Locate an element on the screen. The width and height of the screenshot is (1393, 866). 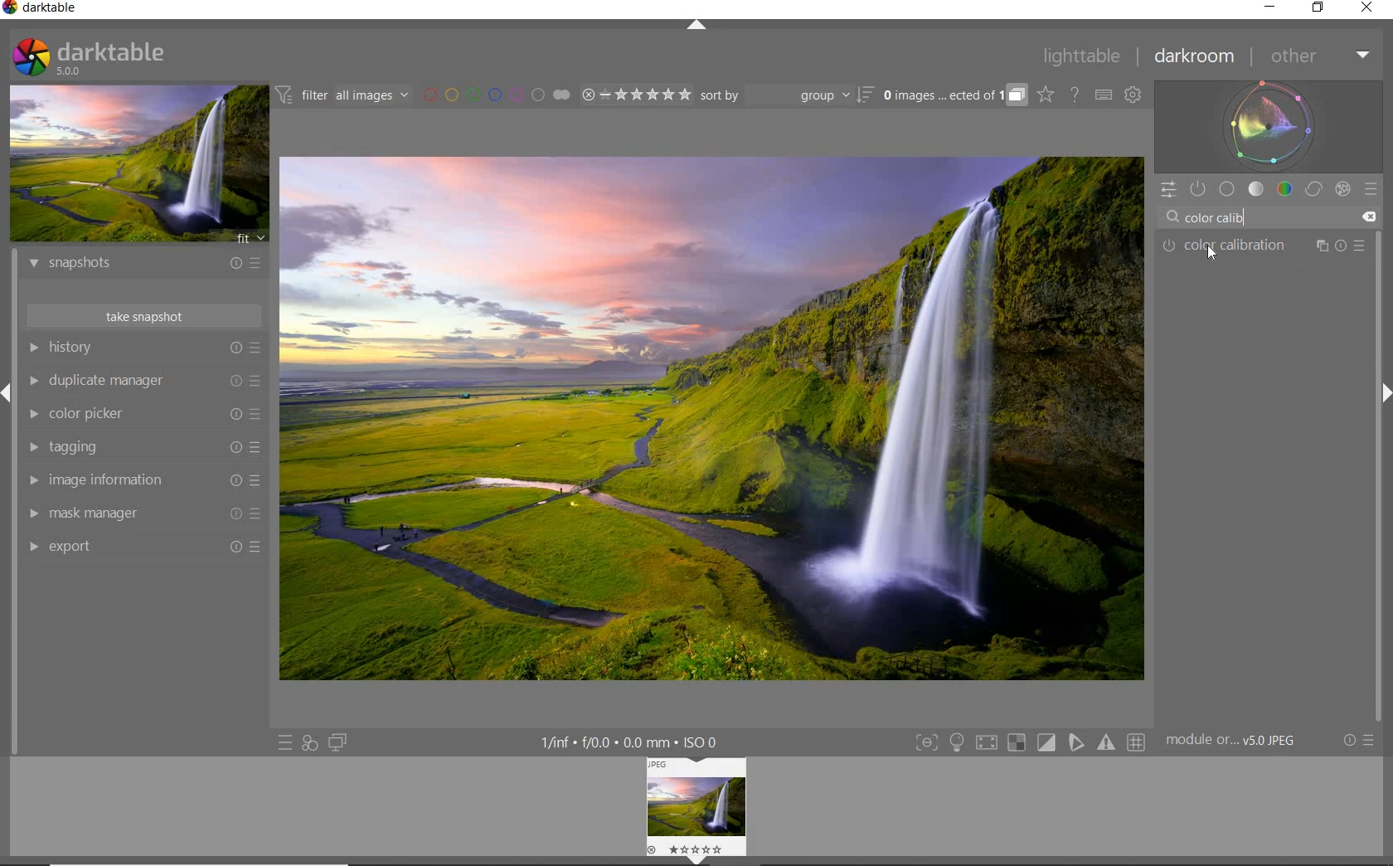
QUICK ACCESS PANEL is located at coordinates (1168, 190).